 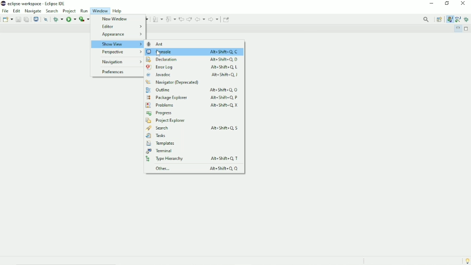 I want to click on Console, so click(x=192, y=52).